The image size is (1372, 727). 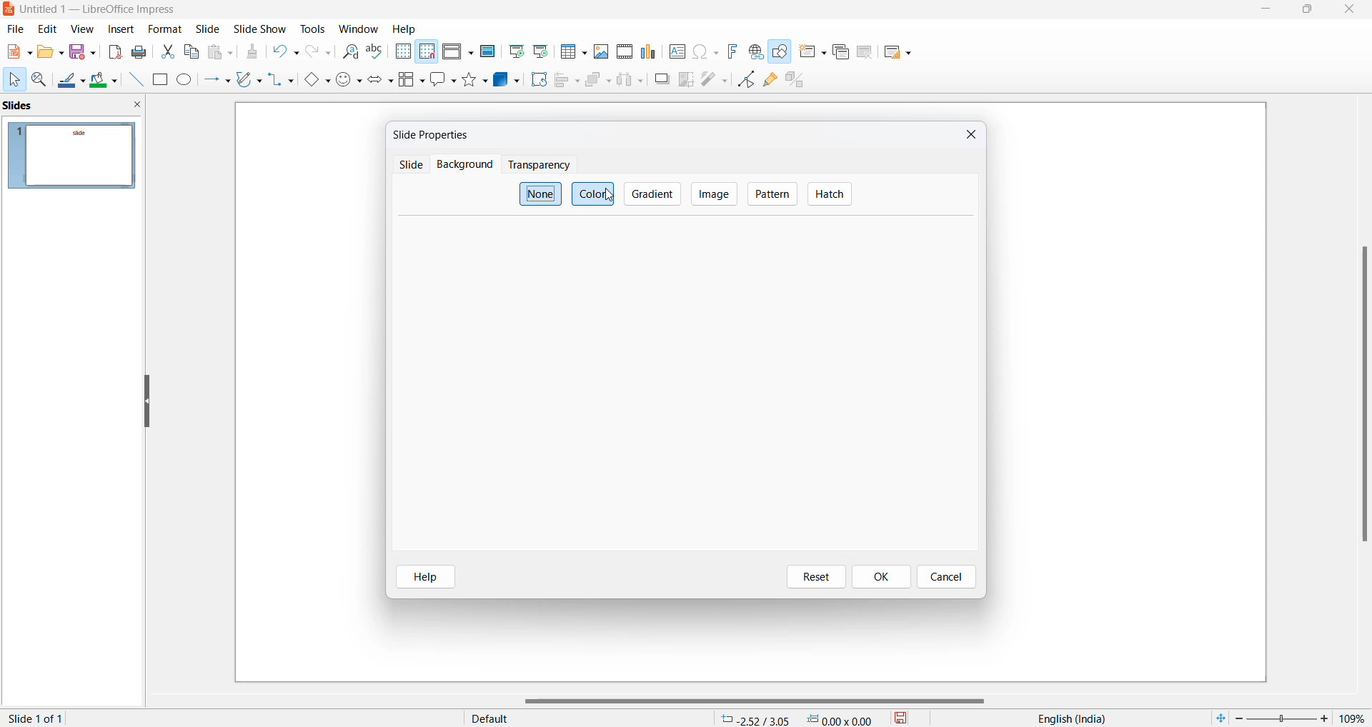 I want to click on help, so click(x=426, y=578).